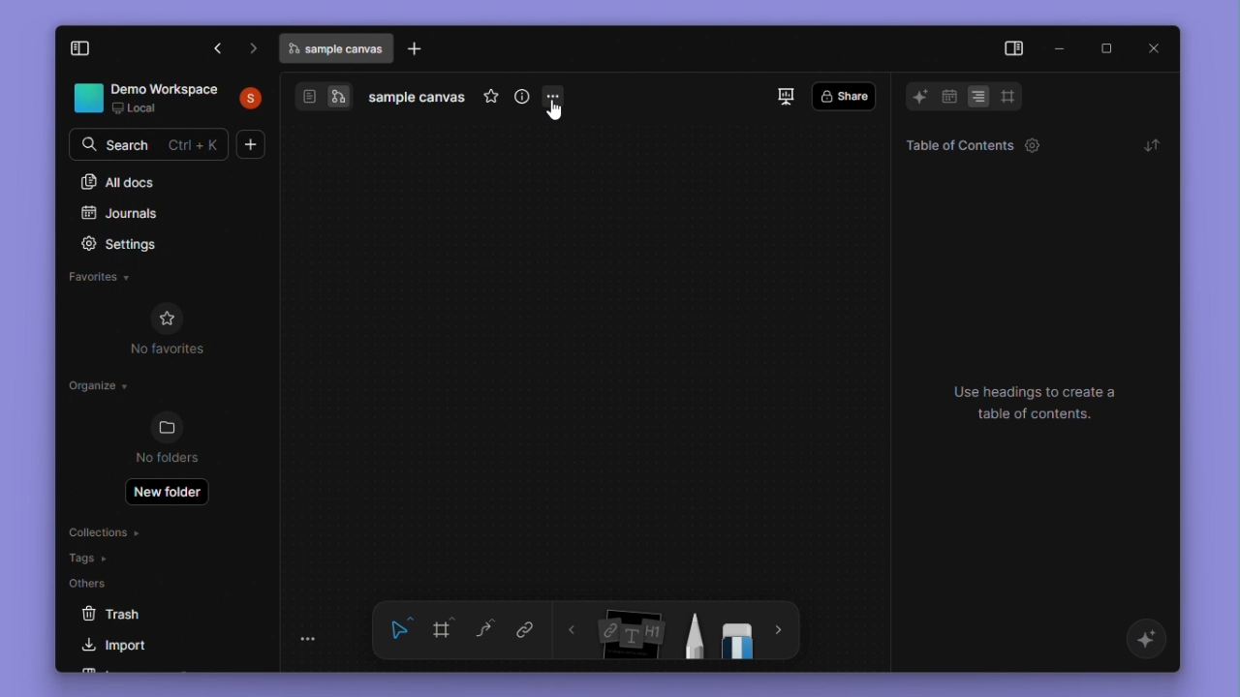 This screenshot has width=1240, height=697. What do you see at coordinates (119, 182) in the screenshot?
I see `All dogs` at bounding box center [119, 182].